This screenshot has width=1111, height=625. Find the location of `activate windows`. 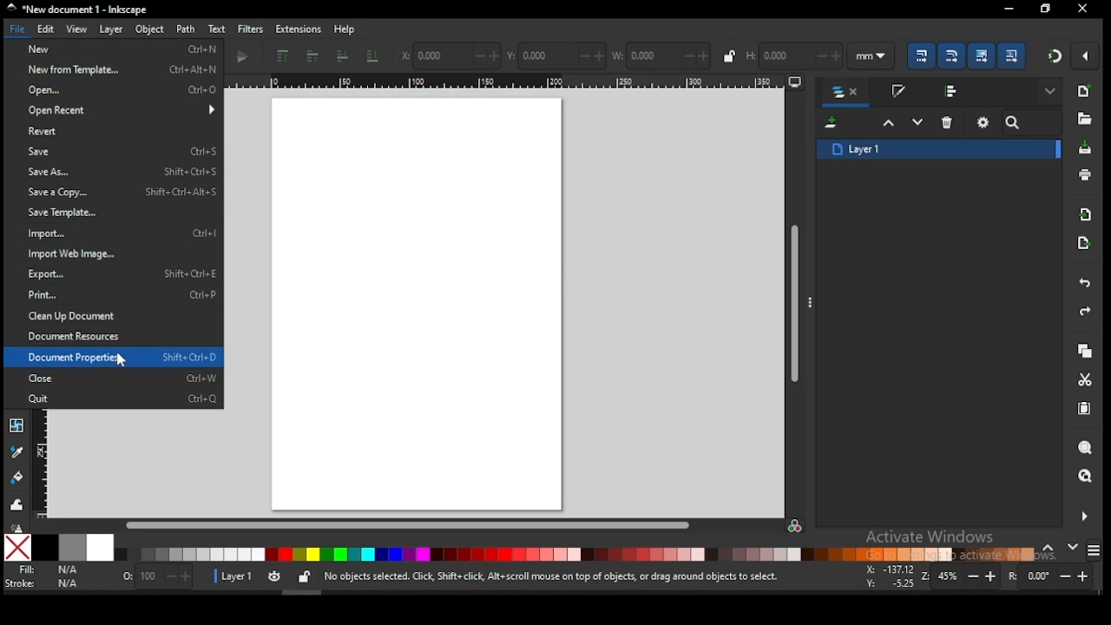

activate windows is located at coordinates (928, 538).